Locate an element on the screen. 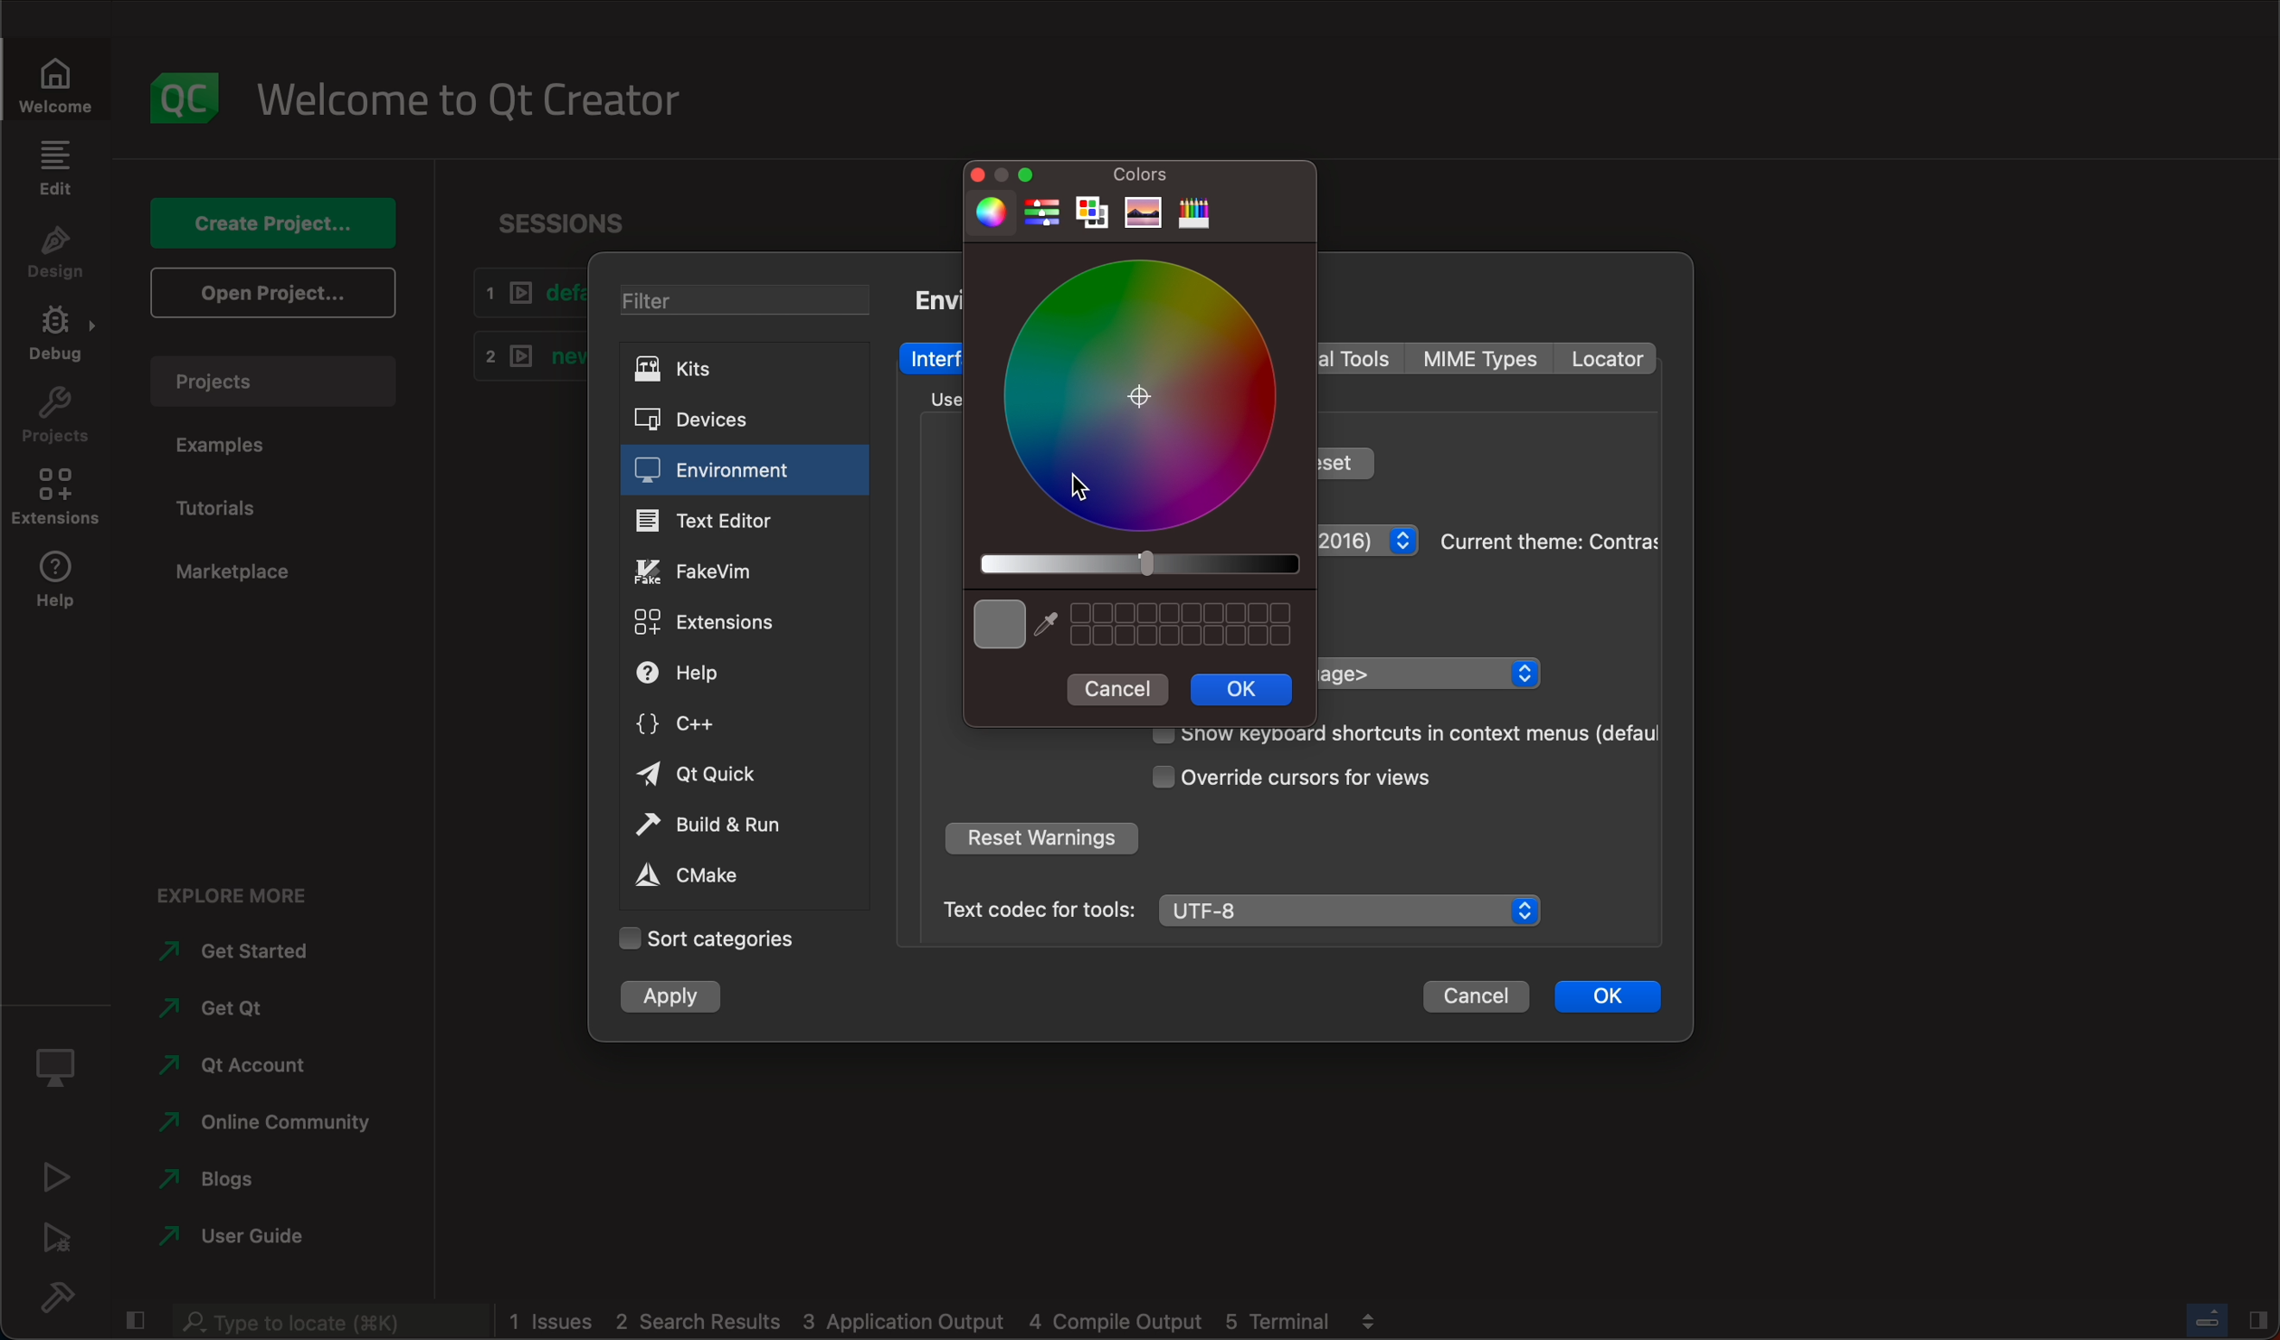  cursor is located at coordinates (1089, 480).